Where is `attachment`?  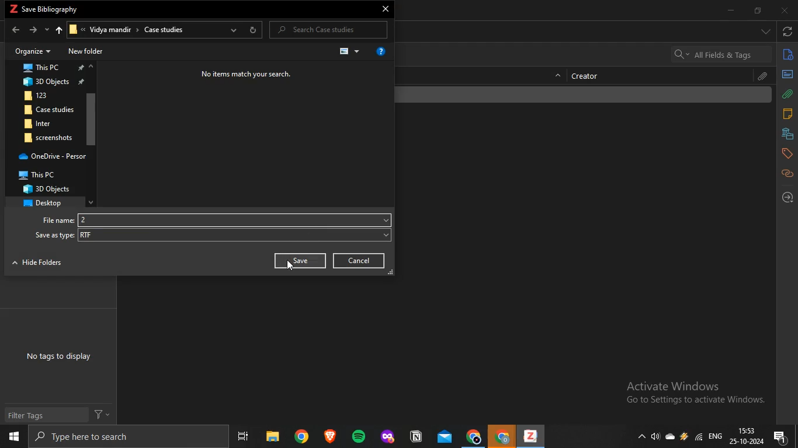
attachment is located at coordinates (764, 76).